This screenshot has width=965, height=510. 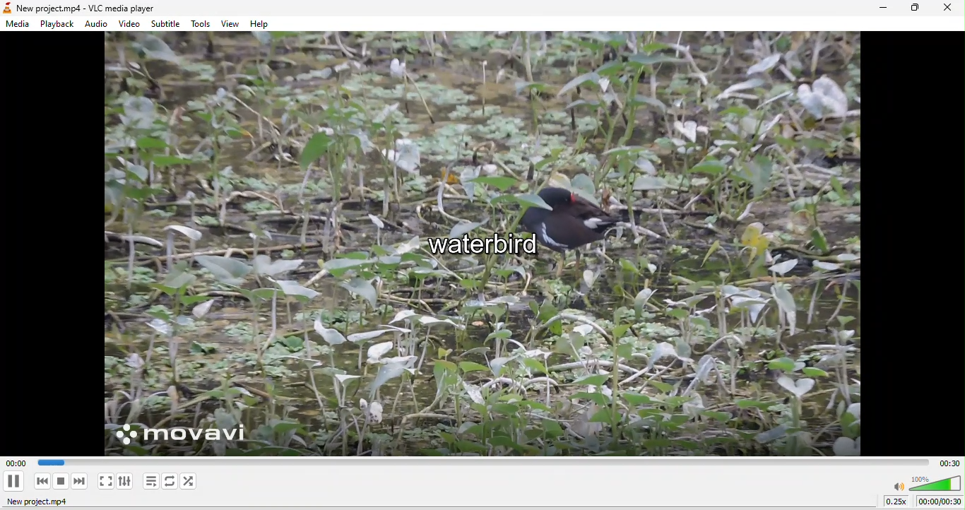 What do you see at coordinates (105, 481) in the screenshot?
I see `video in fullscreen` at bounding box center [105, 481].